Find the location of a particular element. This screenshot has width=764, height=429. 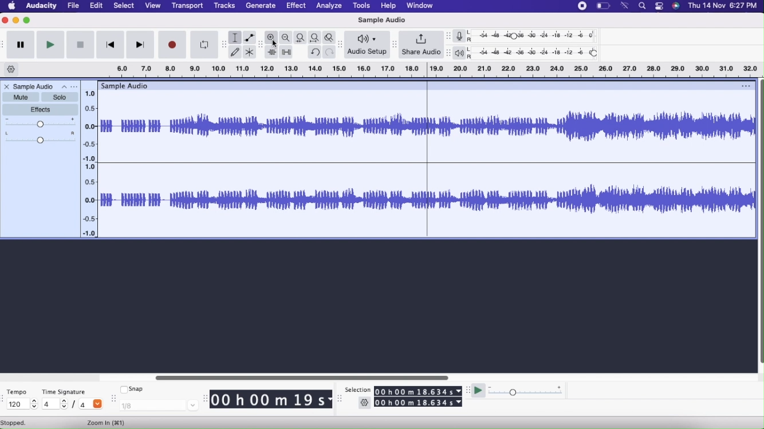

Timeline slider is located at coordinates (90, 161).